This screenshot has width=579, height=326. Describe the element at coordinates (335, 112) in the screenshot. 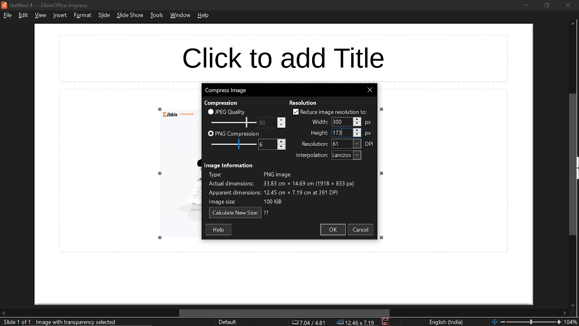

I see `reduce image resolution` at that location.